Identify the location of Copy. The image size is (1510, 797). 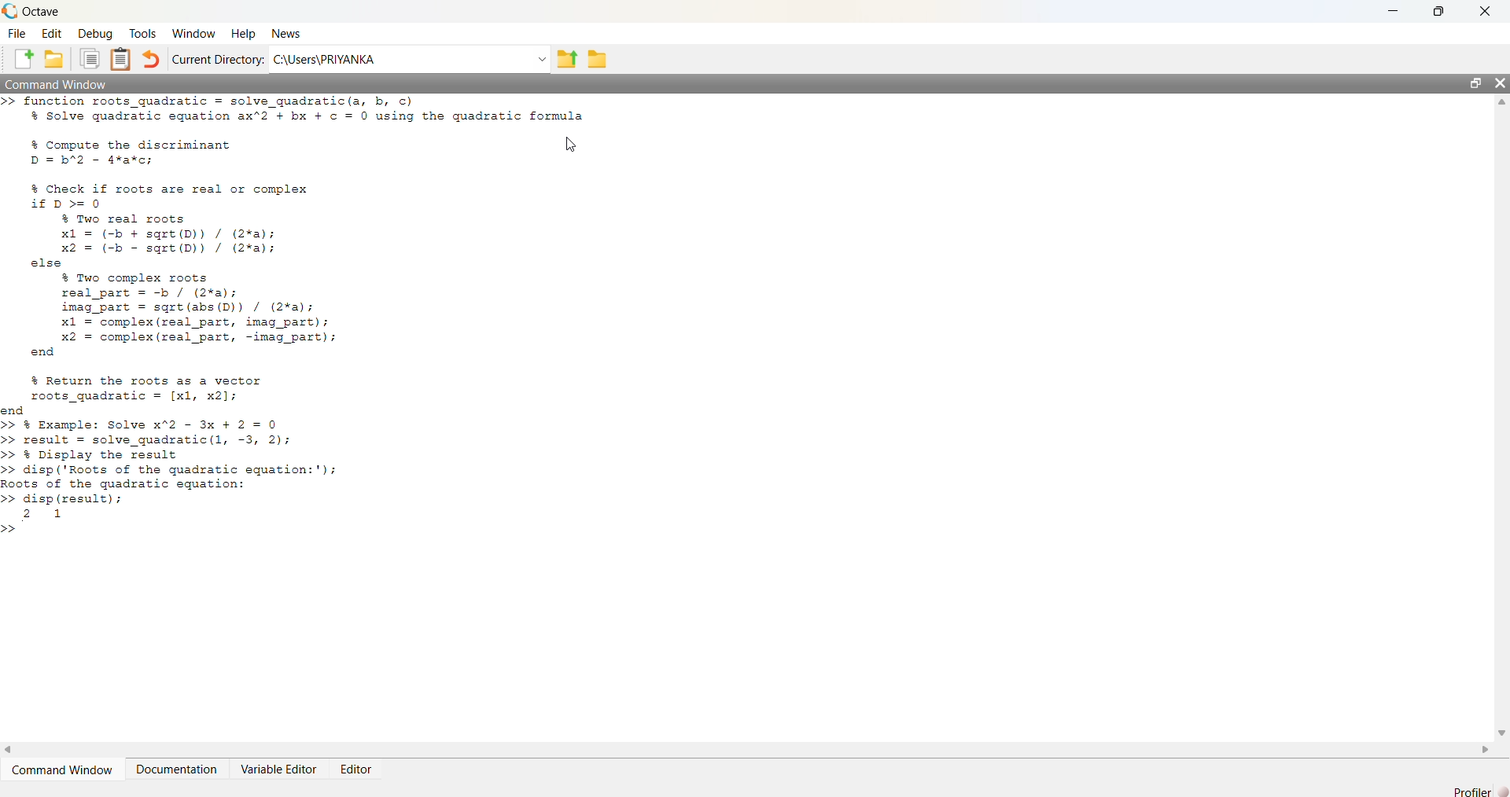
(88, 59).